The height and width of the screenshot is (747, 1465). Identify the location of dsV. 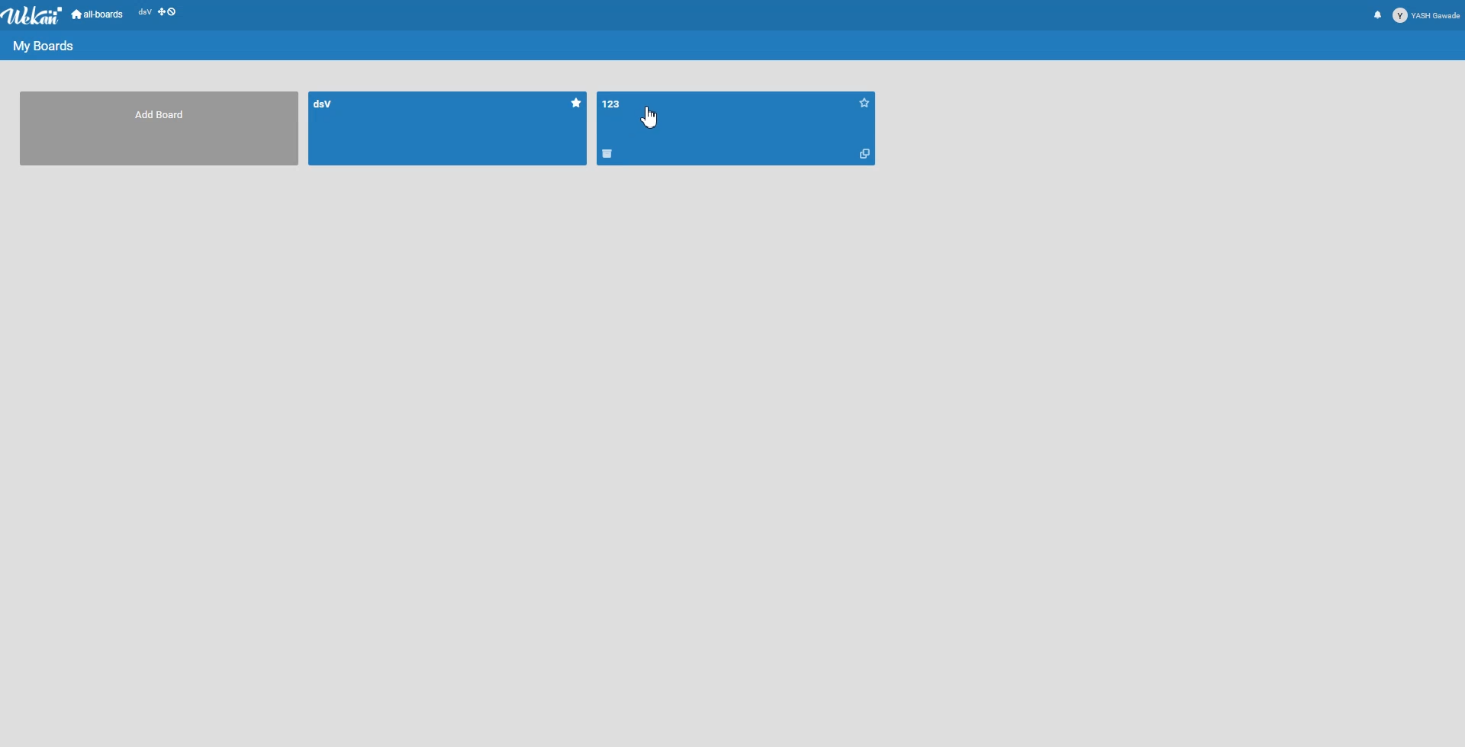
(341, 105).